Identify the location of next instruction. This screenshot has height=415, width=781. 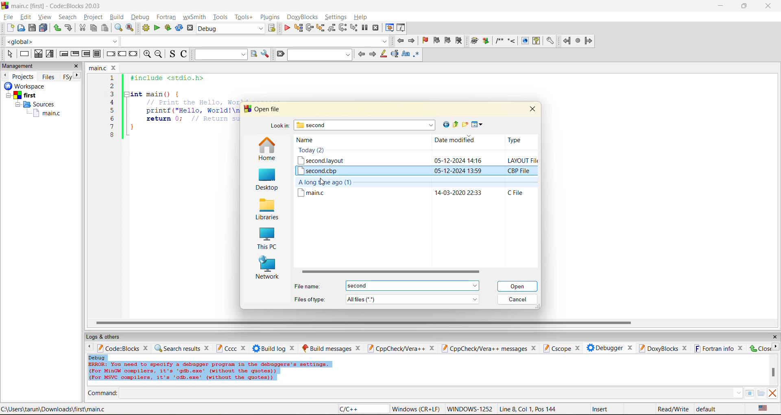
(343, 28).